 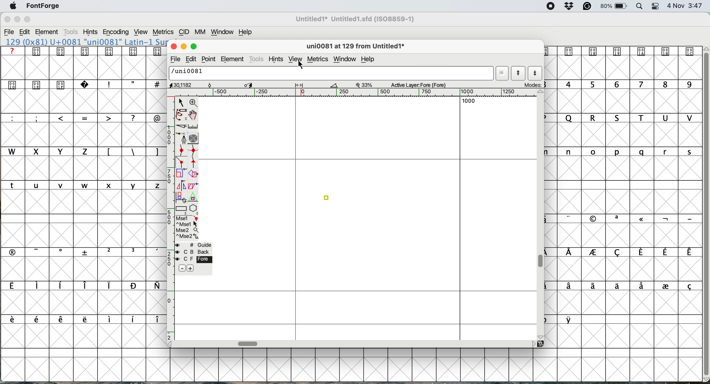 What do you see at coordinates (639, 7) in the screenshot?
I see `Spotlight Search` at bounding box center [639, 7].